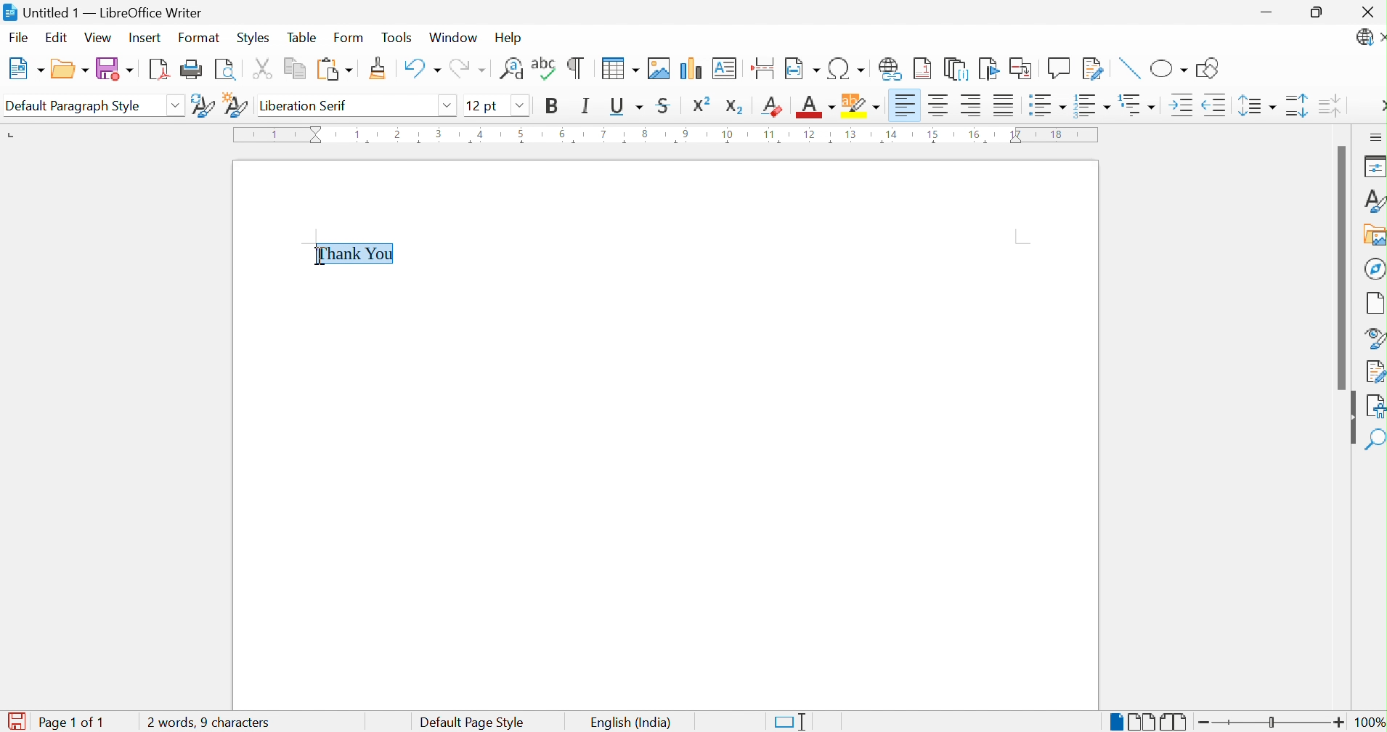 The height and width of the screenshot is (732, 1387). Describe the element at coordinates (1375, 137) in the screenshot. I see `Sidebar Settings` at that location.